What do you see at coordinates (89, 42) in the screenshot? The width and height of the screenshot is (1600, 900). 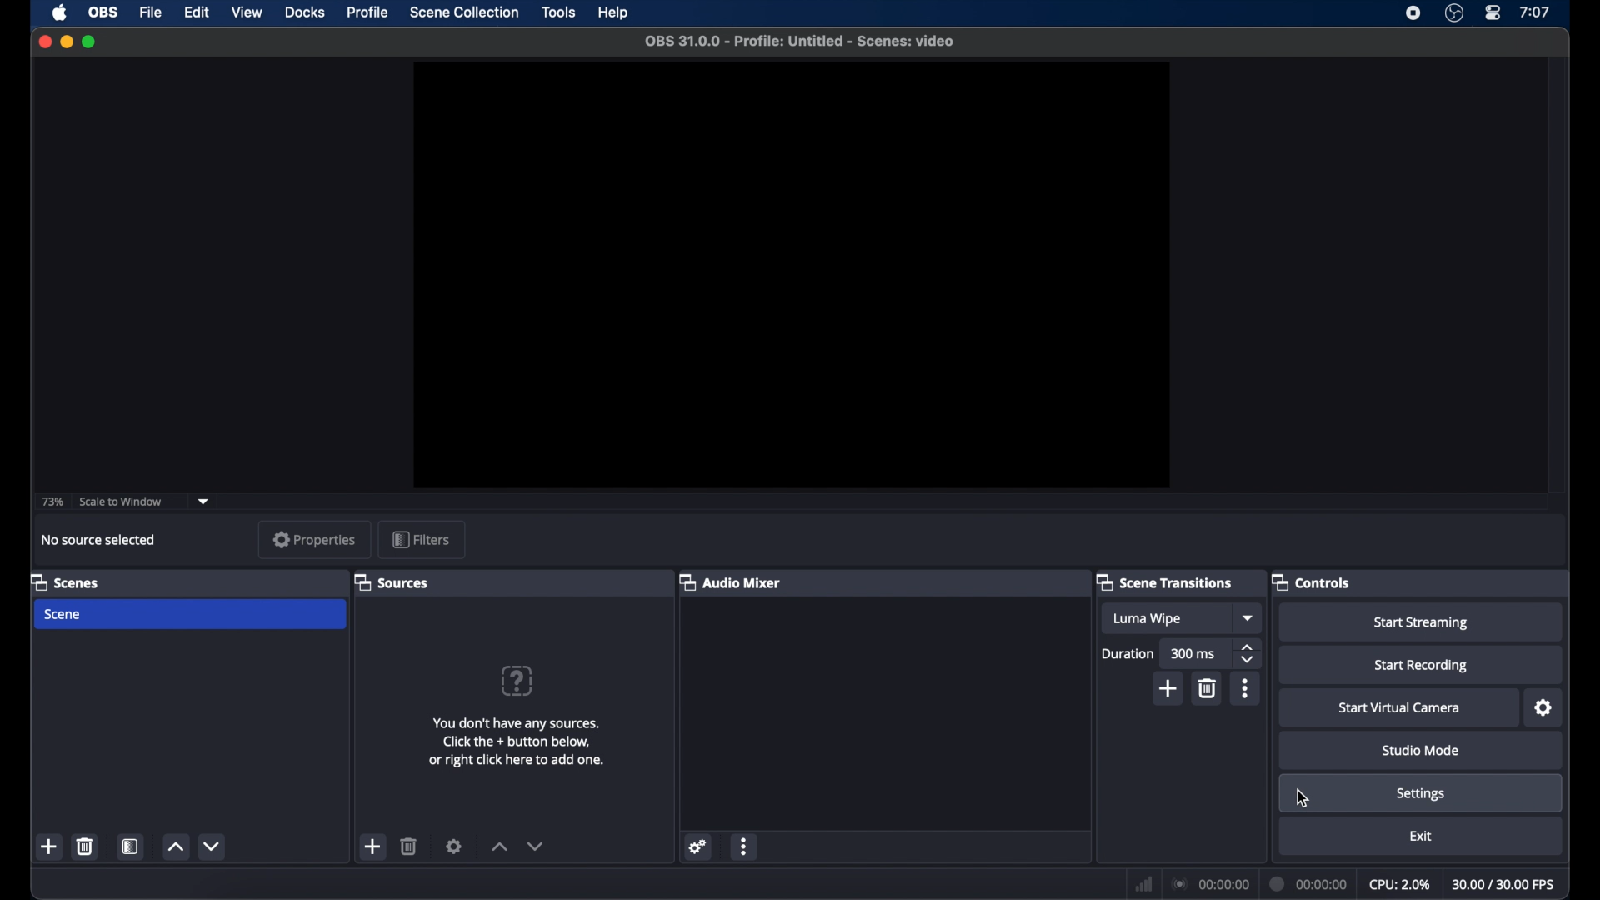 I see `maximize` at bounding box center [89, 42].